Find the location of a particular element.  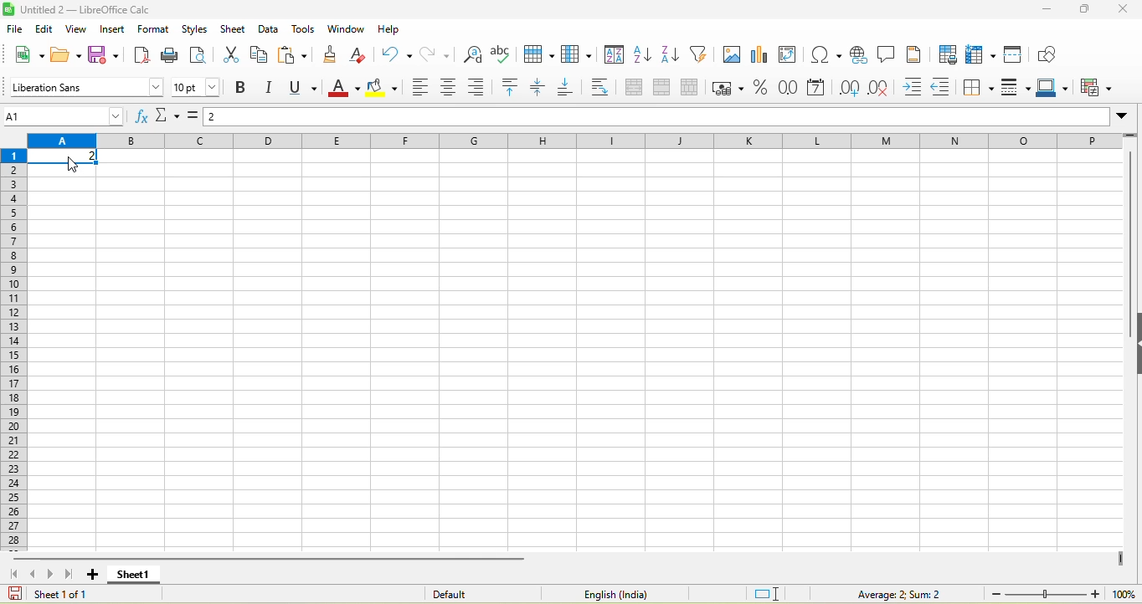

split window is located at coordinates (1016, 54).